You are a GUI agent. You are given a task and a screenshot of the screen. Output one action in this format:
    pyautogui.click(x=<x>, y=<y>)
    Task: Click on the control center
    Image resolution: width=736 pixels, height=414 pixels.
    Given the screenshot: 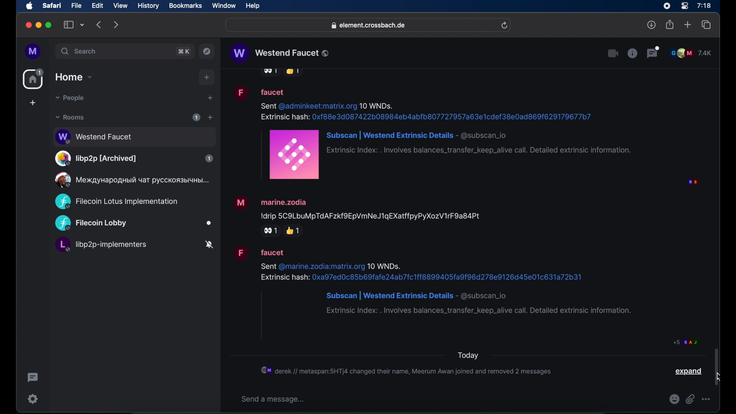 What is the action you would take?
    pyautogui.click(x=684, y=6)
    